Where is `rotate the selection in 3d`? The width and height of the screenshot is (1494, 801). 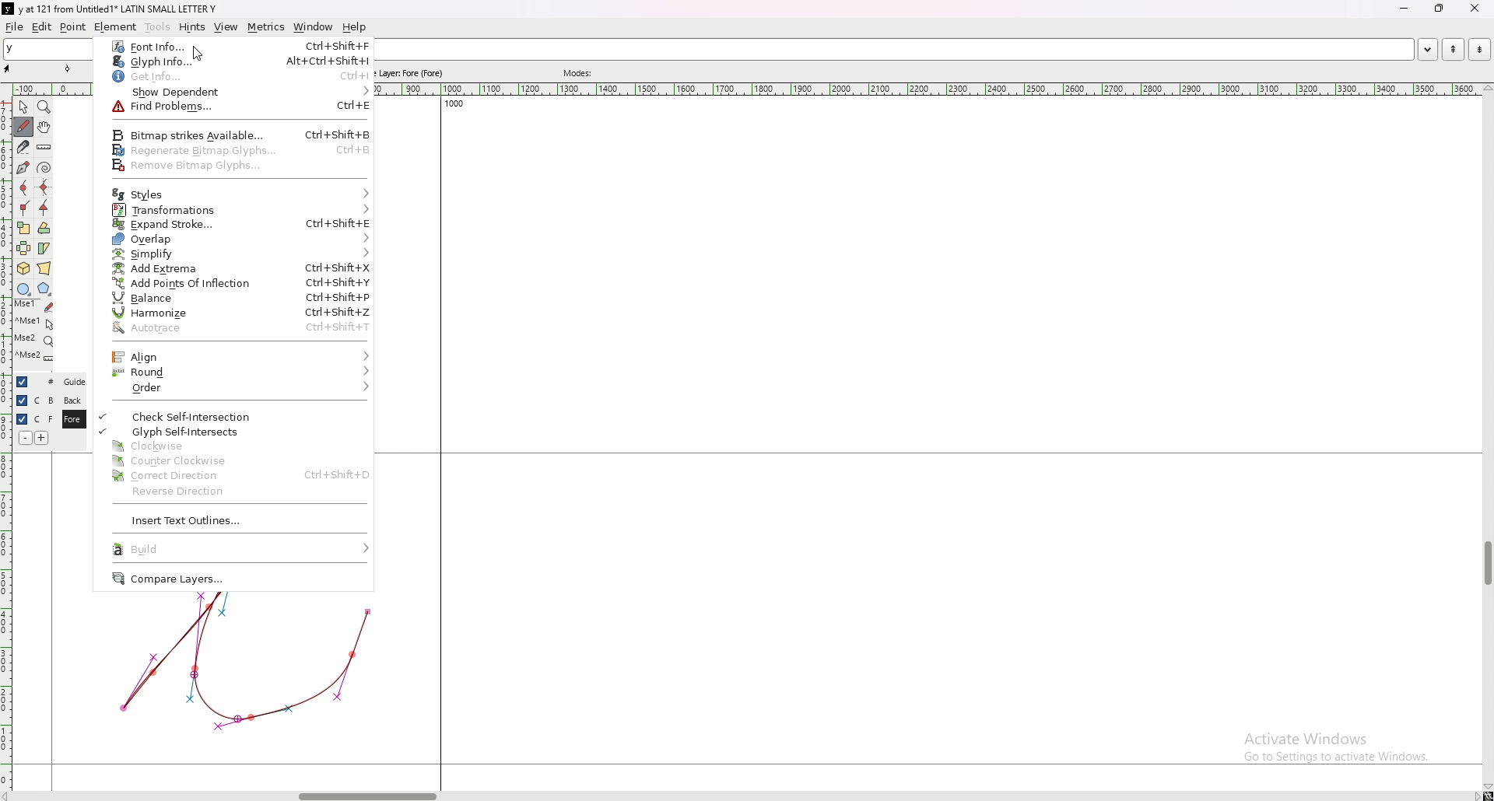
rotate the selection in 3d is located at coordinates (23, 269).